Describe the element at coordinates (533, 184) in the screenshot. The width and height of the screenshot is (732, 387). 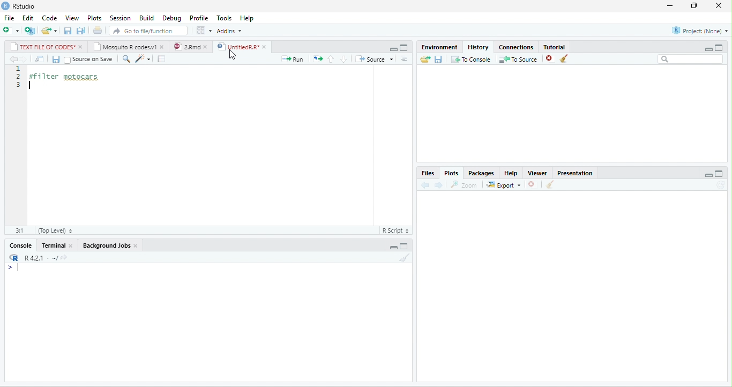
I see `close file` at that location.